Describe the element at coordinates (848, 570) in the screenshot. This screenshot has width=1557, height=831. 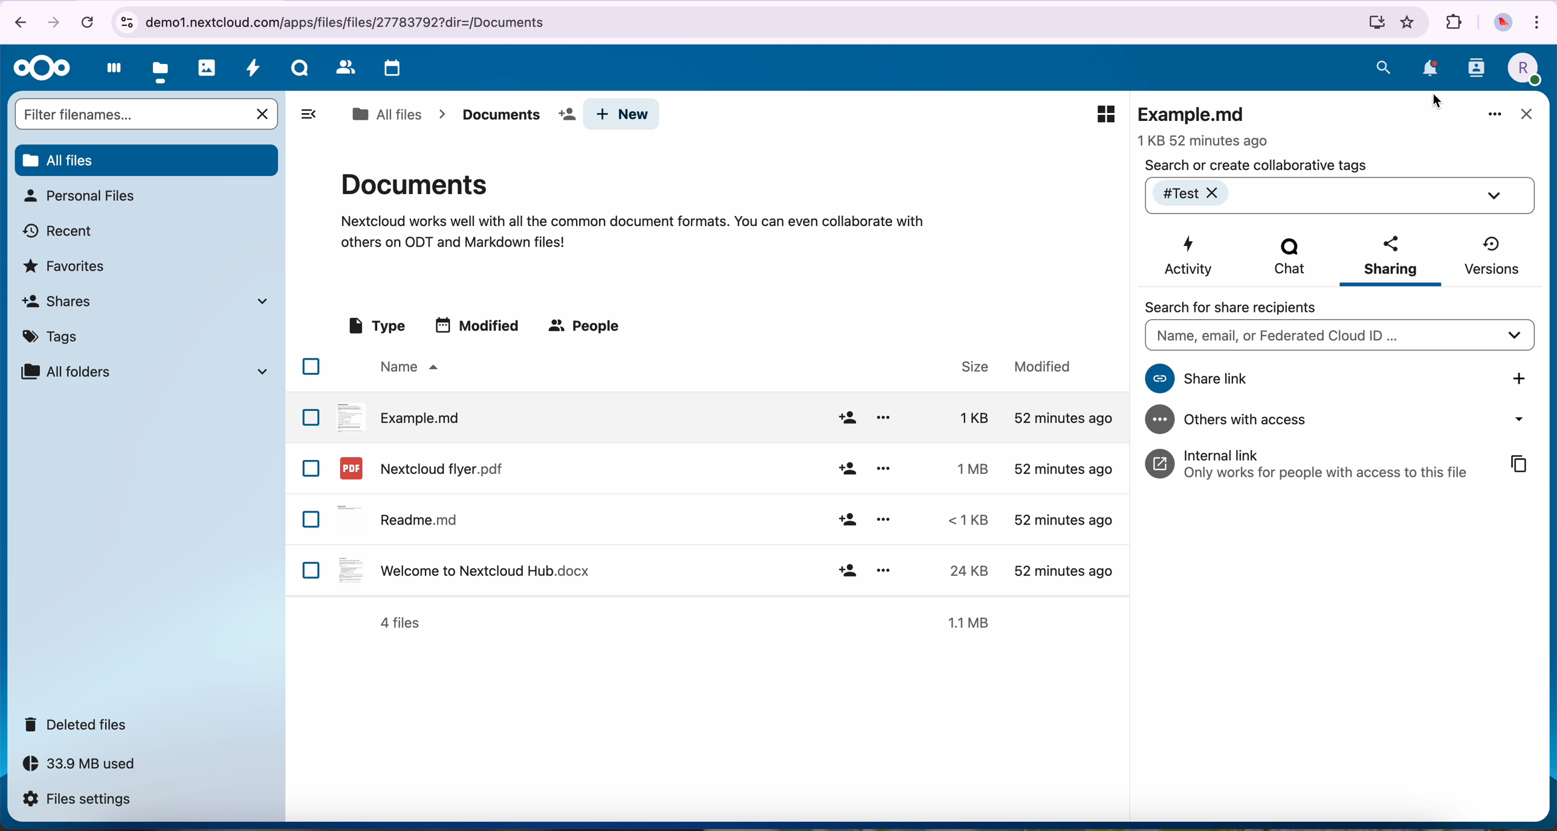
I see `add` at that location.